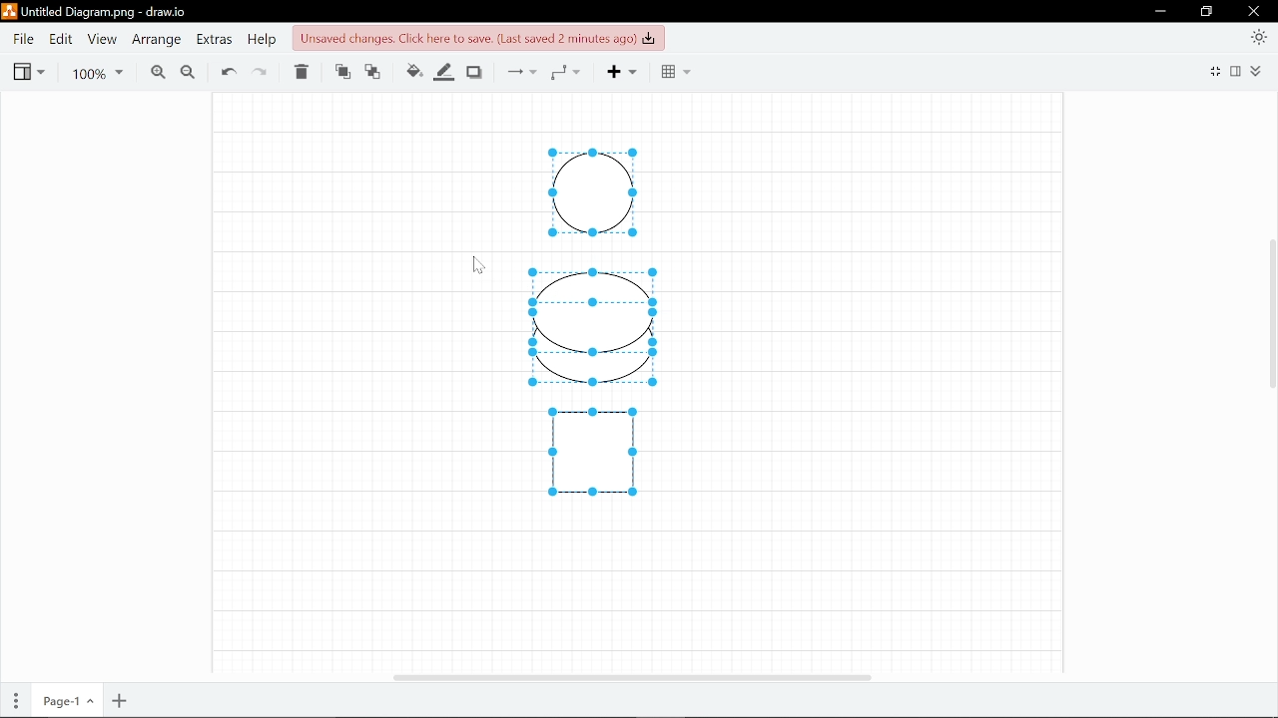  Describe the element at coordinates (214, 39) in the screenshot. I see `Extras` at that location.